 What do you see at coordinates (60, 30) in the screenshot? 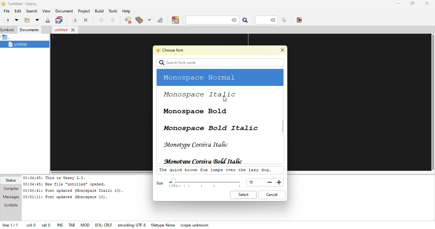
I see `untitled` at bounding box center [60, 30].